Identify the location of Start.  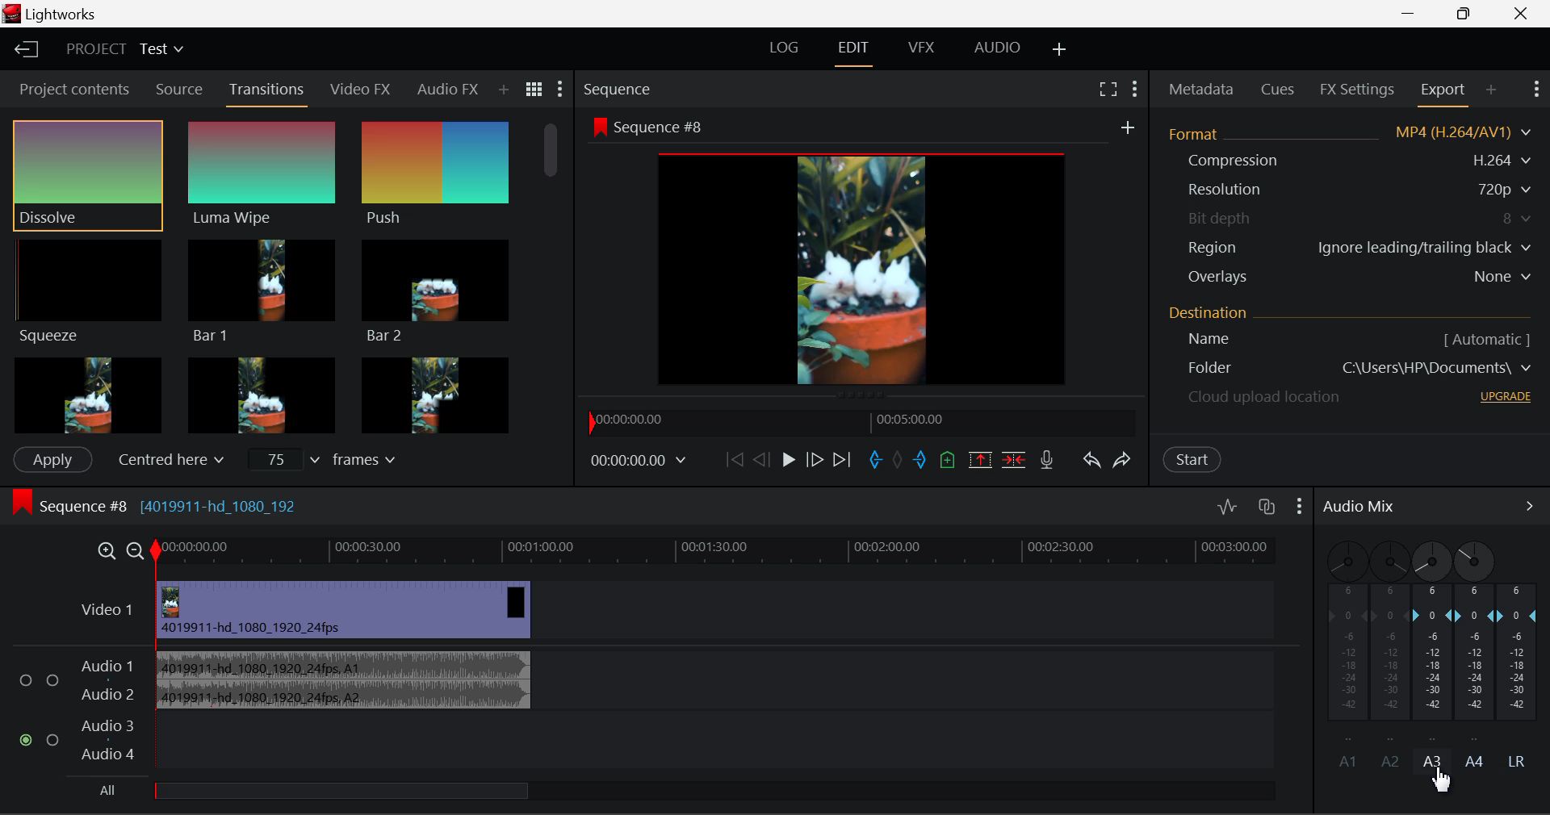
(1193, 459).